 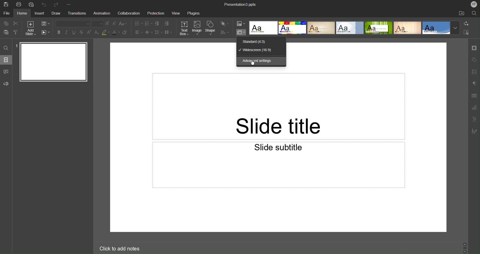 I want to click on Standard(4:3), so click(x=254, y=41).